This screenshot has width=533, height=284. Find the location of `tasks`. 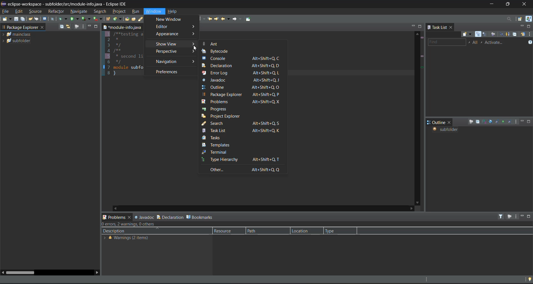

tasks is located at coordinates (217, 138).